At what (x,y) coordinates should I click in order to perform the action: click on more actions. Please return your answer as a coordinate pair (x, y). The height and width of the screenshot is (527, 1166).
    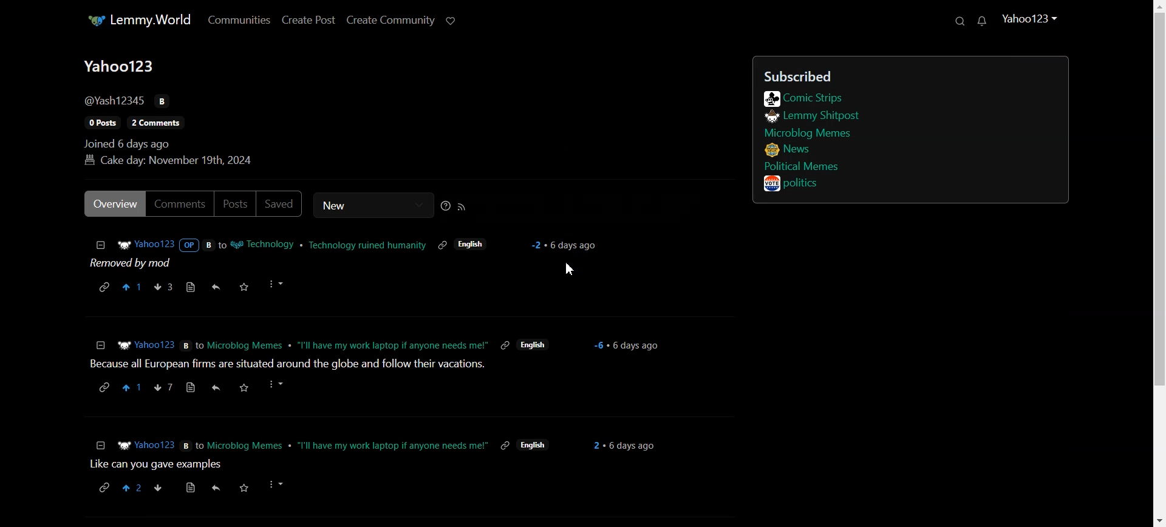
    Looking at the image, I should click on (278, 386).